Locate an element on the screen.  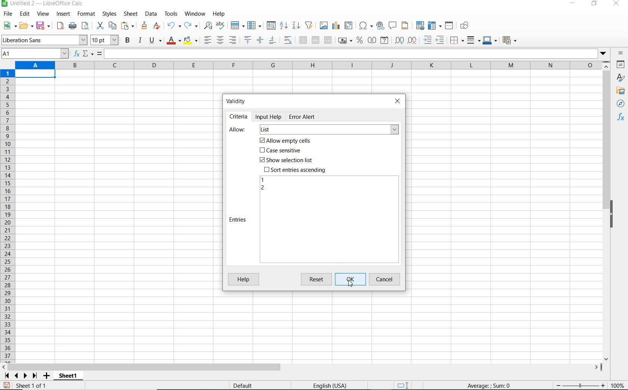
scroll next is located at coordinates (19, 376).